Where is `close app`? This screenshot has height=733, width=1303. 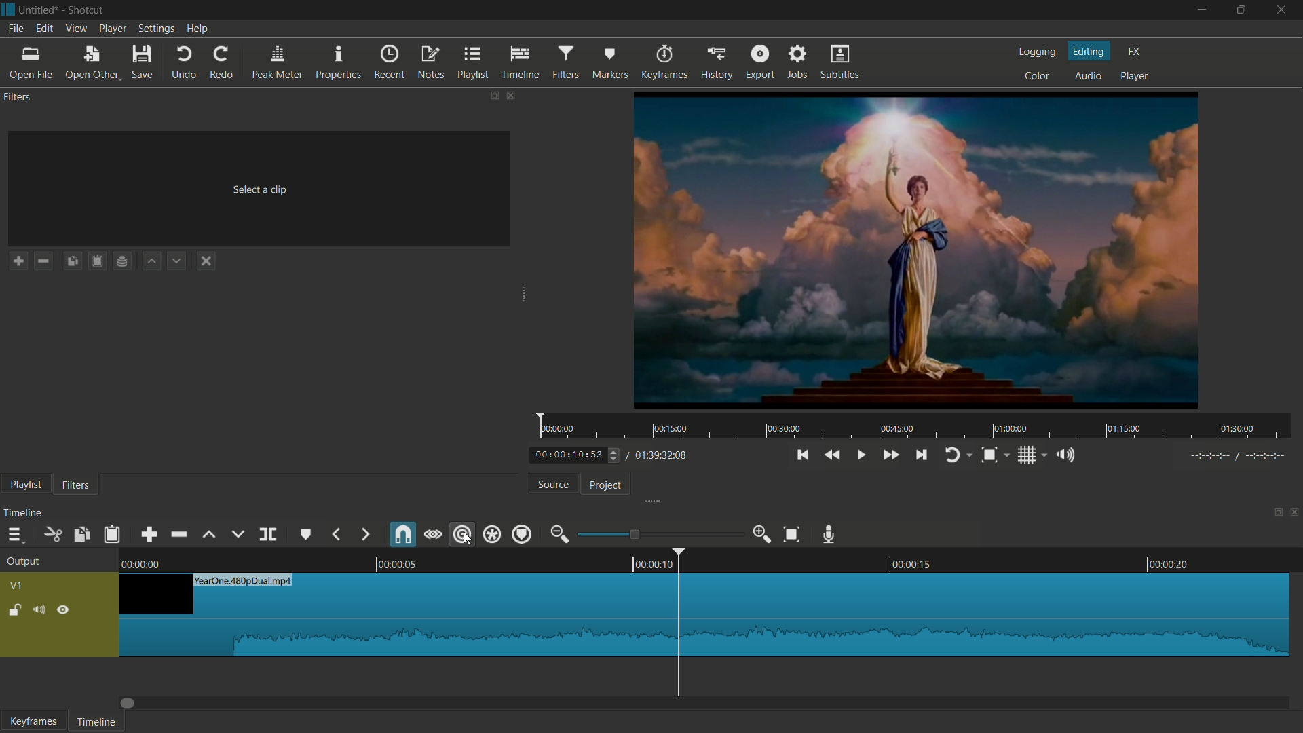 close app is located at coordinates (1282, 10).